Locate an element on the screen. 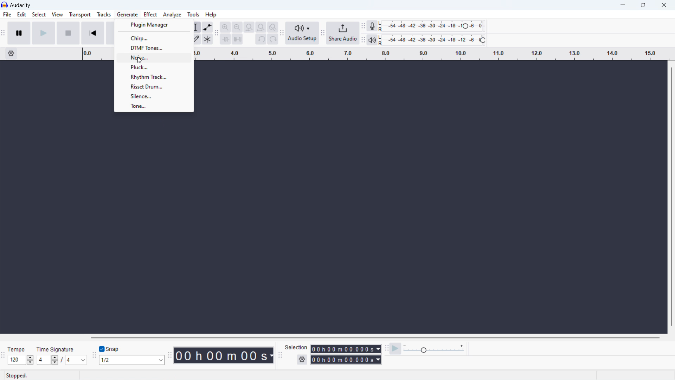 The width and height of the screenshot is (675, 380). select tempo is located at coordinates (20, 360).